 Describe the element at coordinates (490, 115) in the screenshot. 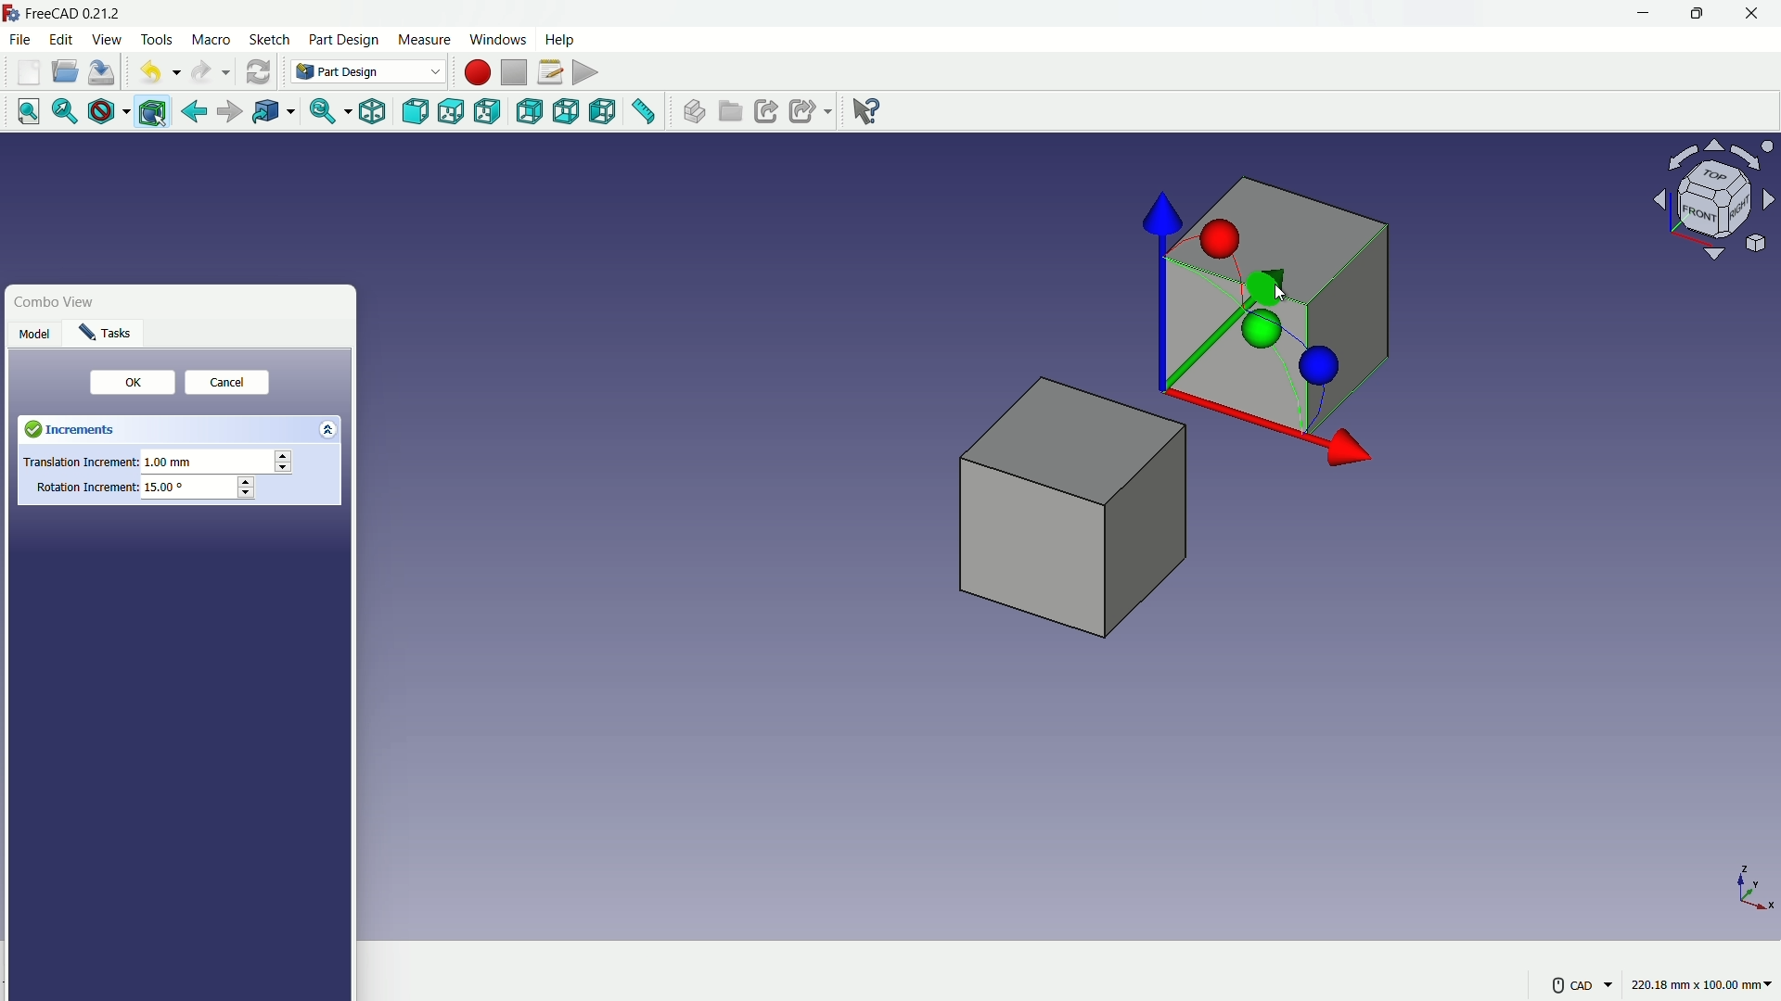

I see `right view` at that location.